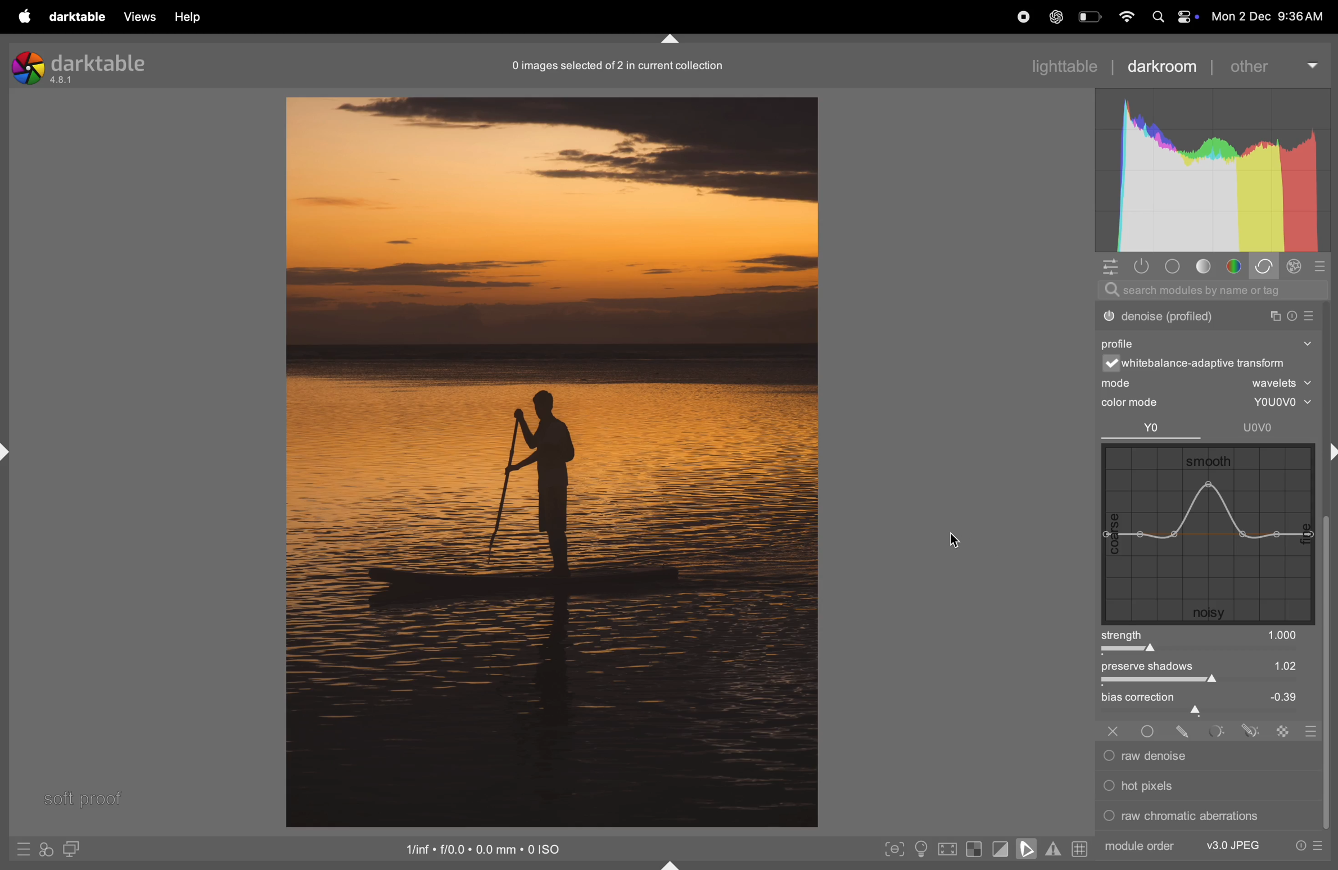 The image size is (1338, 870). Describe the element at coordinates (18, 17) in the screenshot. I see `apple menu` at that location.